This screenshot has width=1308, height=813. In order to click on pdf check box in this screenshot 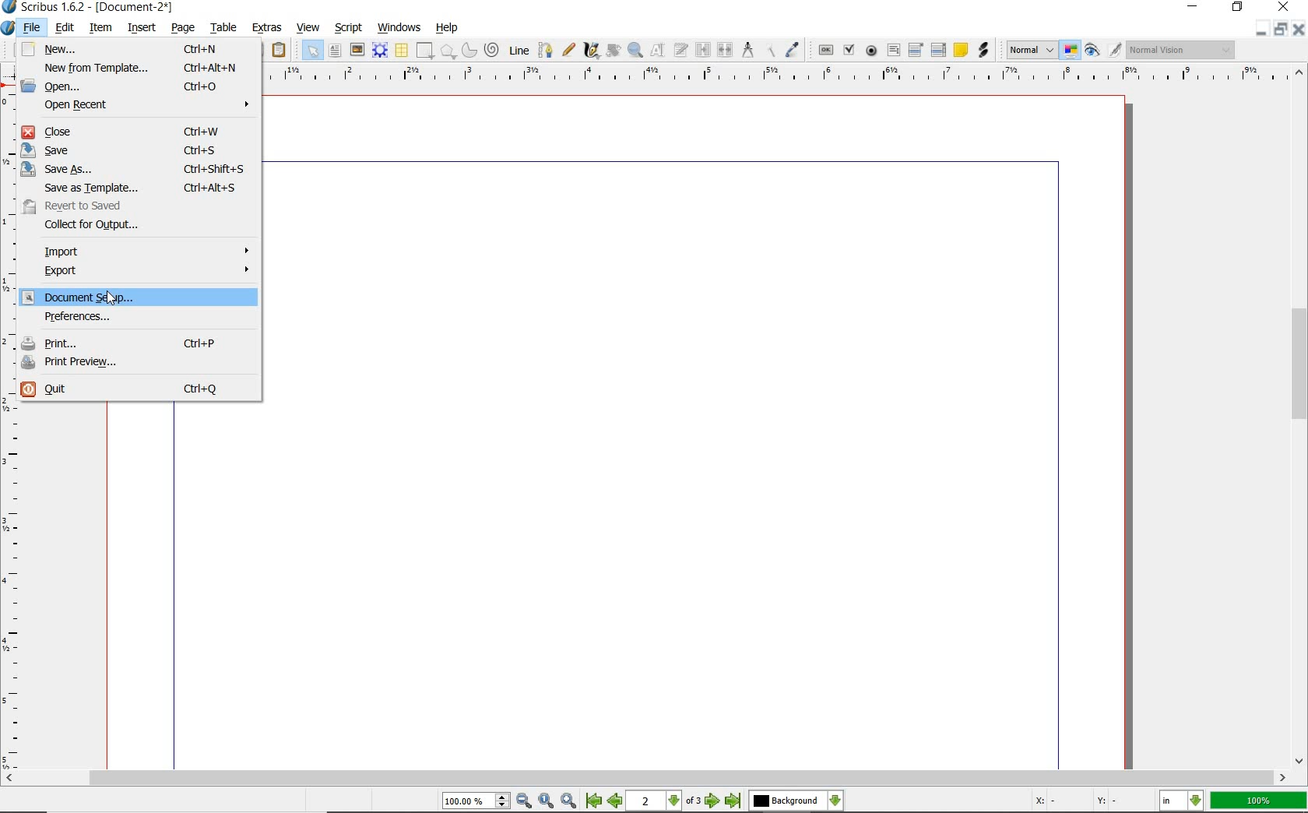, I will do `click(850, 51)`.